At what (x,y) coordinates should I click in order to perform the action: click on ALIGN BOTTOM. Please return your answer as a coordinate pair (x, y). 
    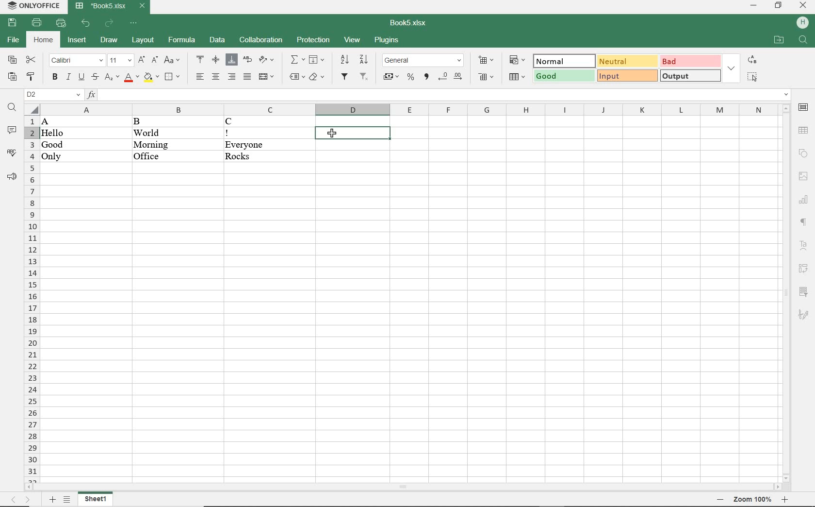
    Looking at the image, I should click on (231, 61).